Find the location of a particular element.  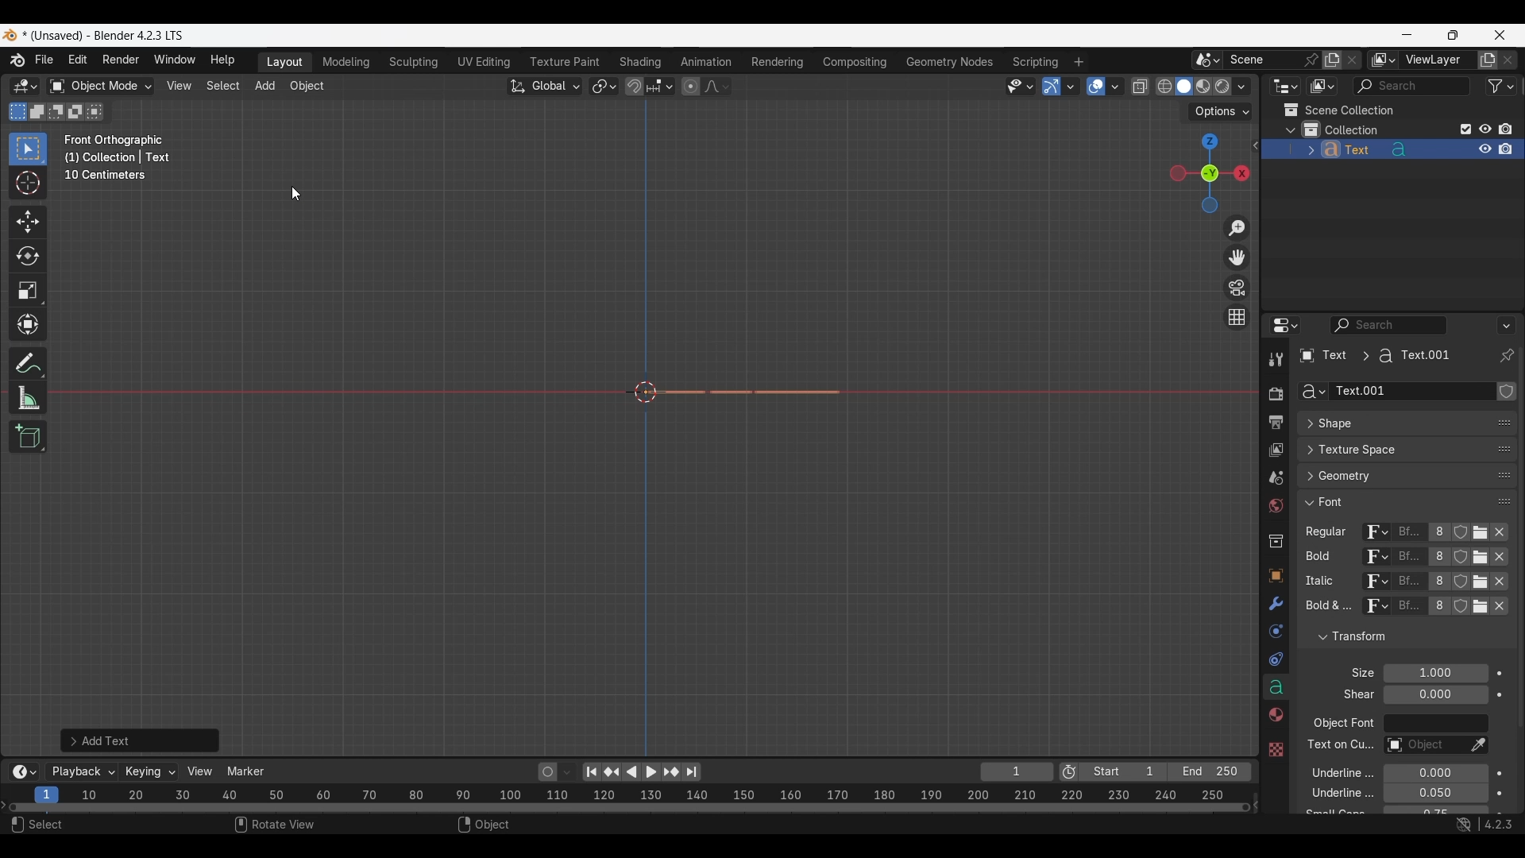

object font is located at coordinates (1342, 725).